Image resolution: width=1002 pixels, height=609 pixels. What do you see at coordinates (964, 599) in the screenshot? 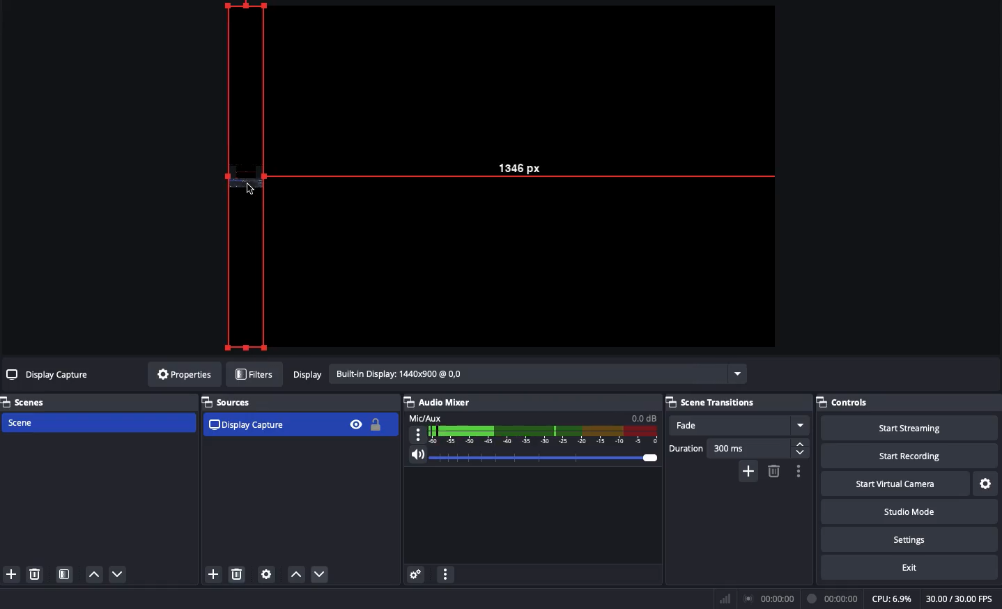
I see `FPS` at bounding box center [964, 599].